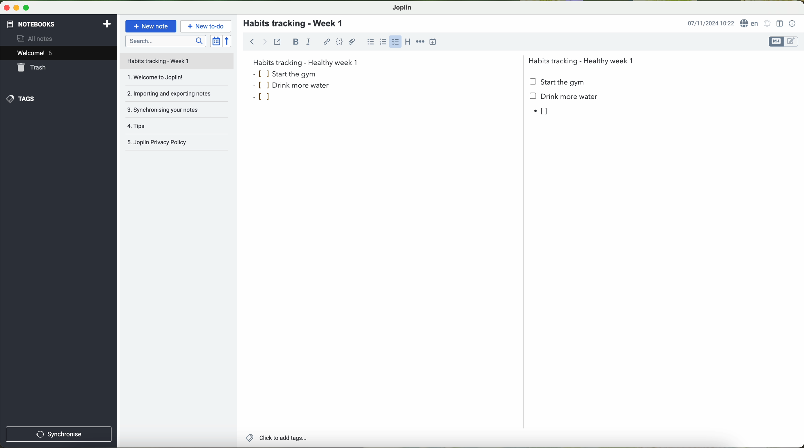 This screenshot has height=448, width=804. I want to click on note properties, so click(793, 24).